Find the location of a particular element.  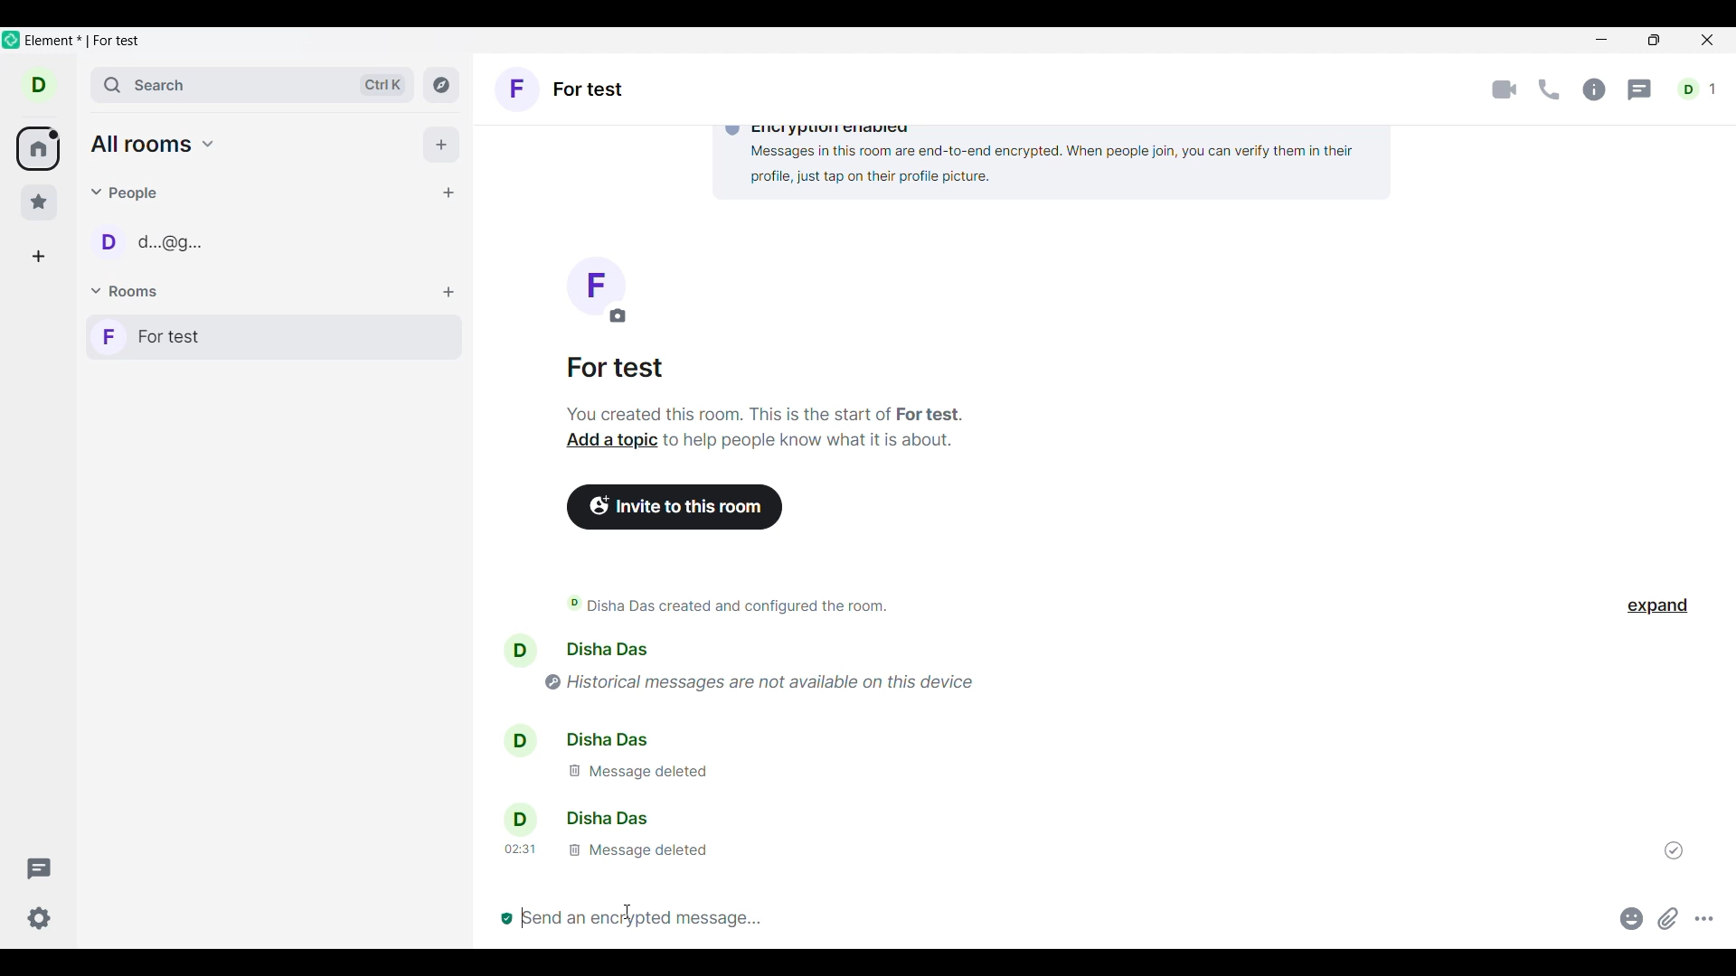

Add is located at coordinates (441, 145).